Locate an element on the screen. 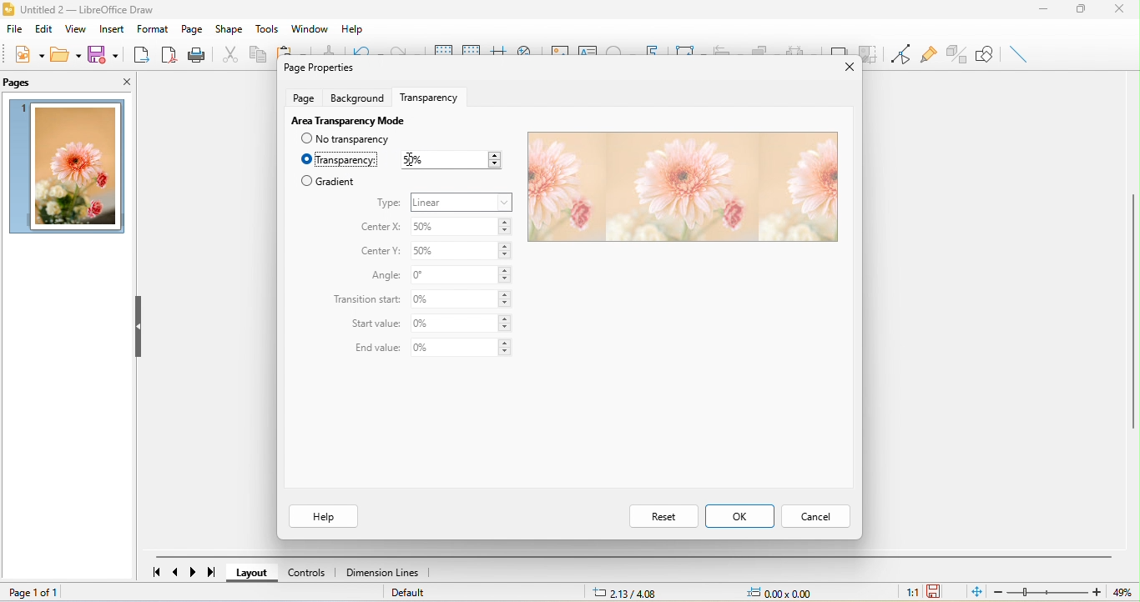 This screenshot has height=602, width=1140. minimize is located at coordinates (1050, 11).